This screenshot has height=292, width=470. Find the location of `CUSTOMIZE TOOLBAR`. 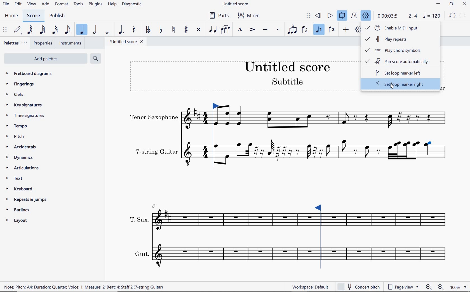

CUSTOMIZE TOOLBAR is located at coordinates (356, 30).